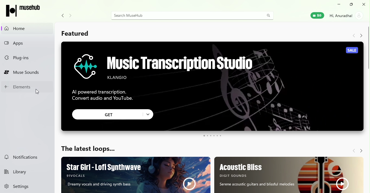 This screenshot has height=193, width=370. I want to click on Ad, so click(135, 174).